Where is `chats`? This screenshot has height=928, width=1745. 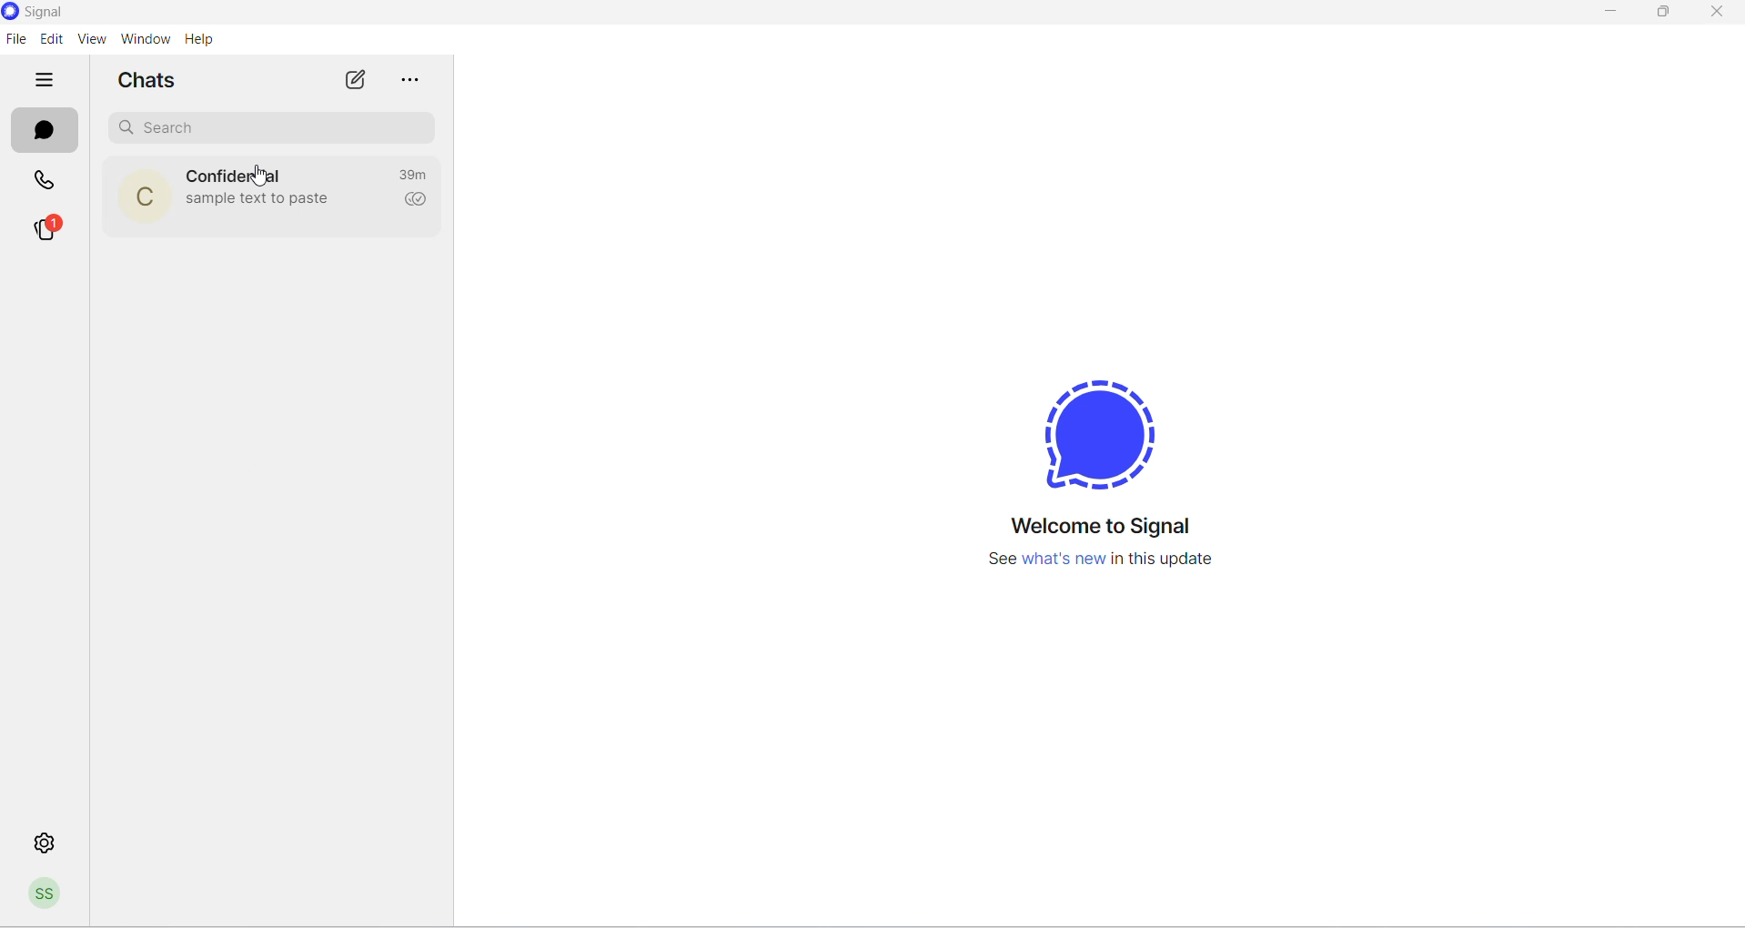 chats is located at coordinates (39, 132).